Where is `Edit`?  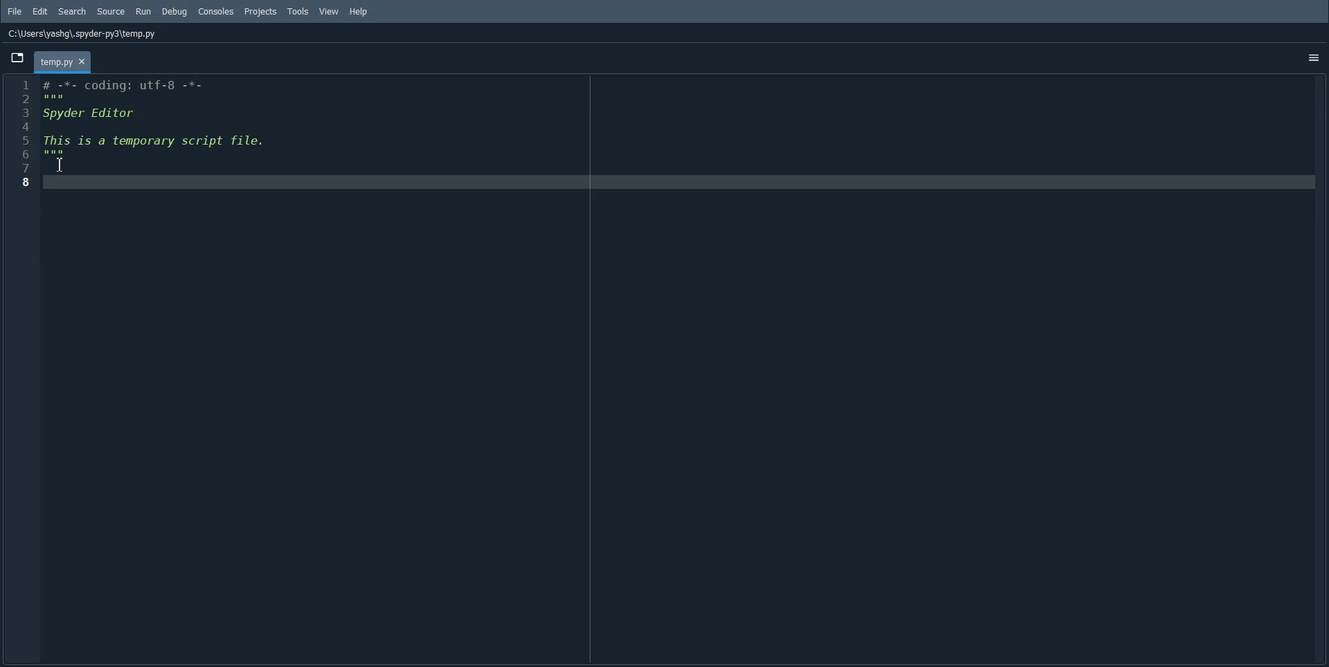
Edit is located at coordinates (40, 12).